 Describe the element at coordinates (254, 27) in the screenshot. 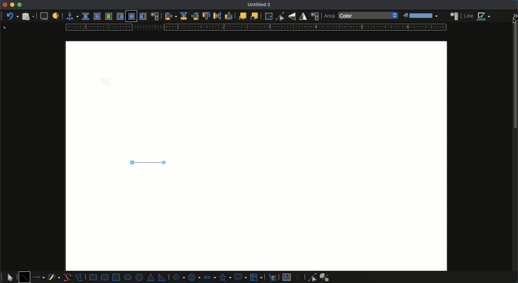

I see `ruler` at that location.